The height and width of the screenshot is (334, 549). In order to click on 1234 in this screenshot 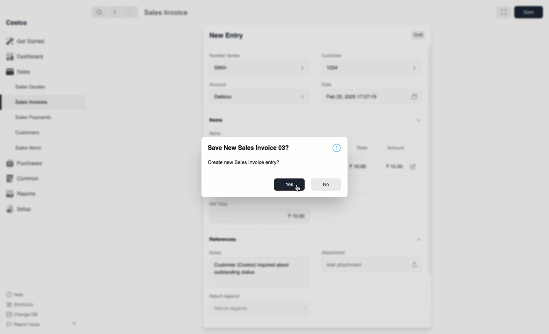, I will do `click(375, 69)`.